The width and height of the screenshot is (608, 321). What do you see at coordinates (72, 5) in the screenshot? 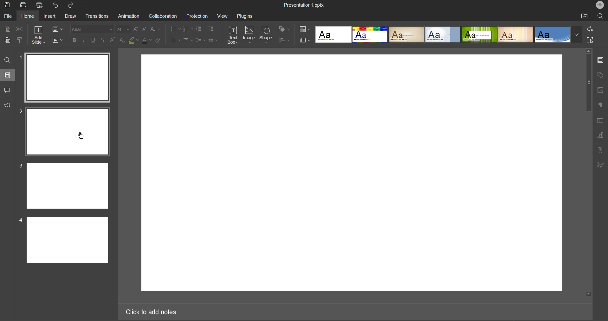
I see `Redo` at bounding box center [72, 5].